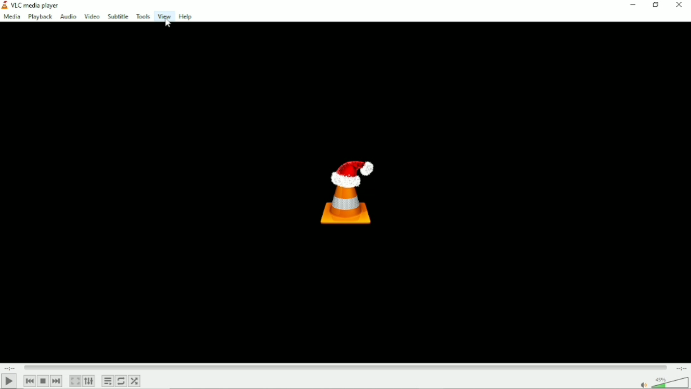 The height and width of the screenshot is (389, 691). Describe the element at coordinates (349, 193) in the screenshot. I see `Logo` at that location.